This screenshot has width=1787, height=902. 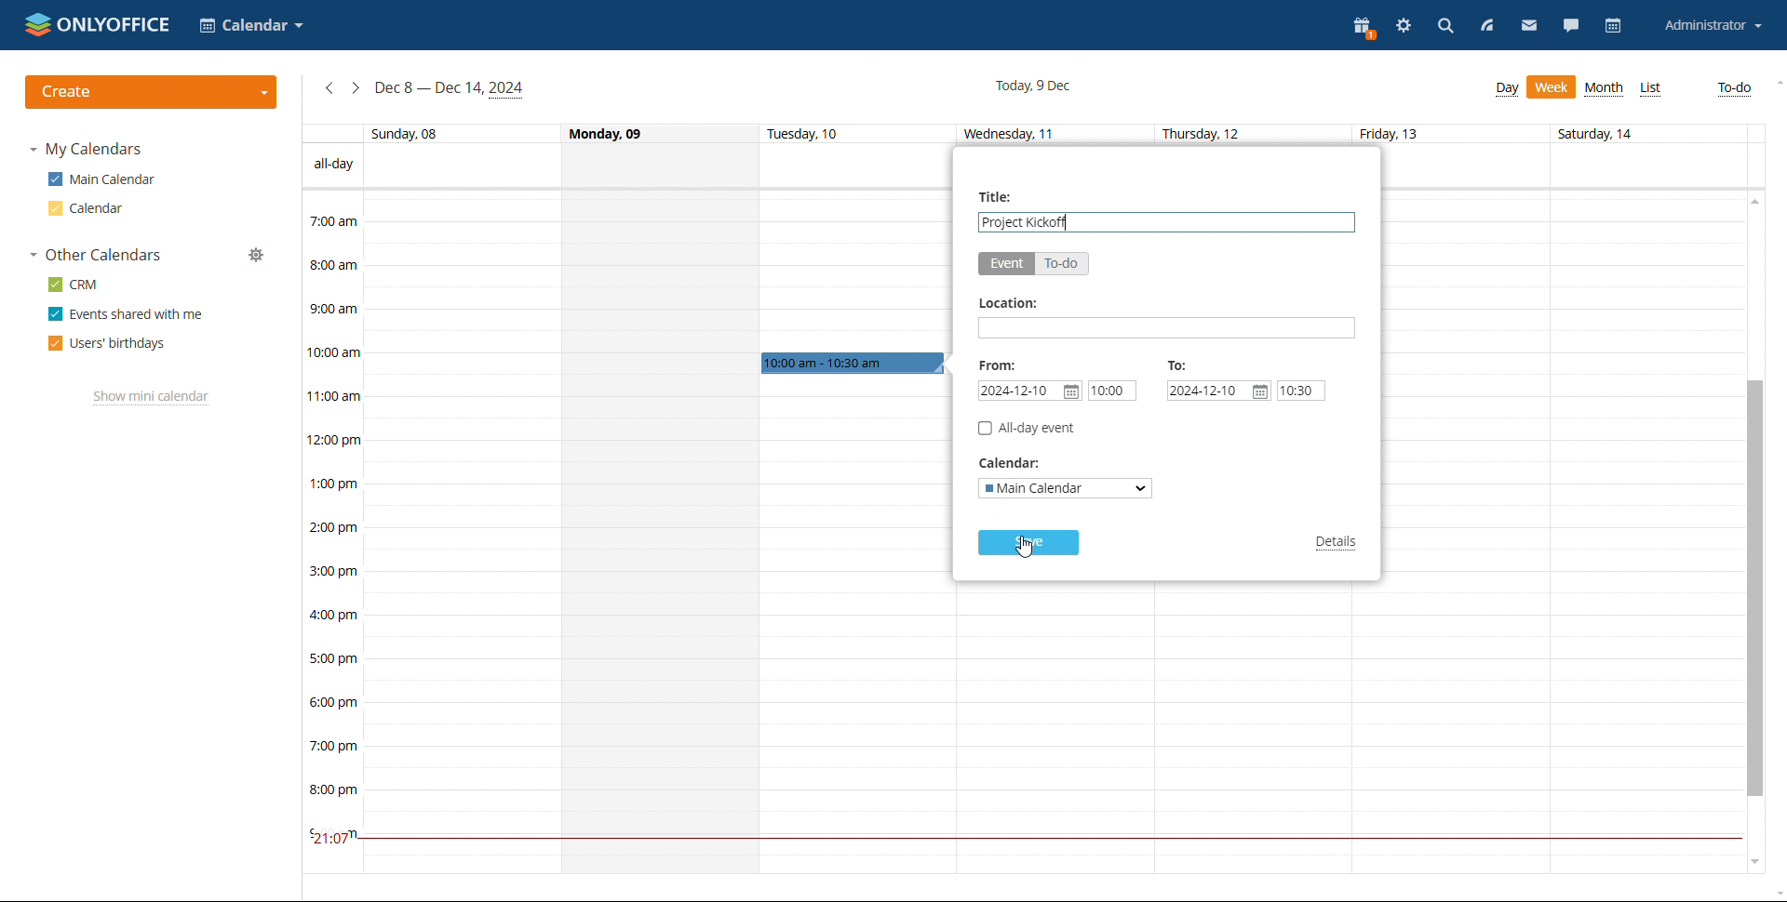 What do you see at coordinates (853, 364) in the screenshot?
I see `10 am to 10:30 am span chosen` at bounding box center [853, 364].